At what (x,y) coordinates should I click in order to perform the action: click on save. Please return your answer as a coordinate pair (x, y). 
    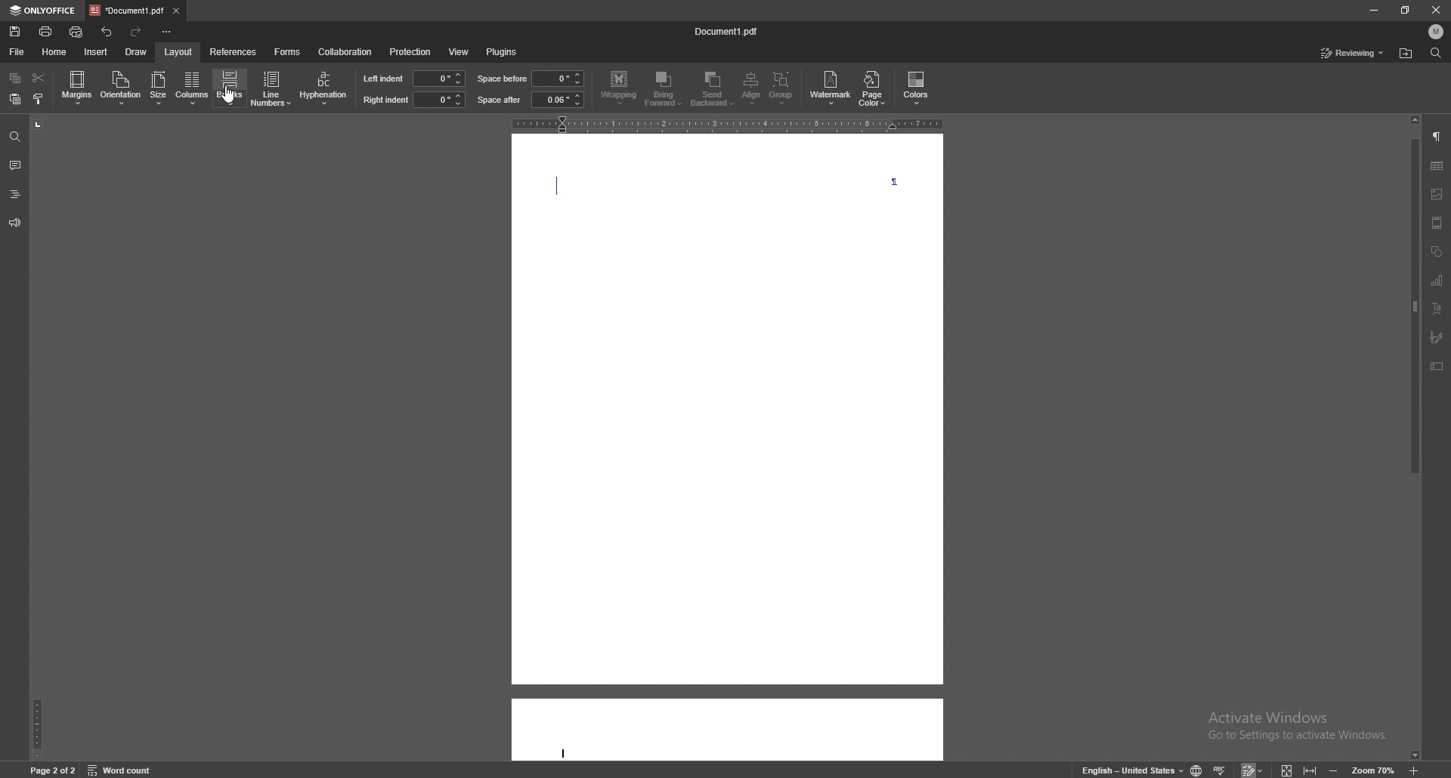
    Looking at the image, I should click on (15, 32).